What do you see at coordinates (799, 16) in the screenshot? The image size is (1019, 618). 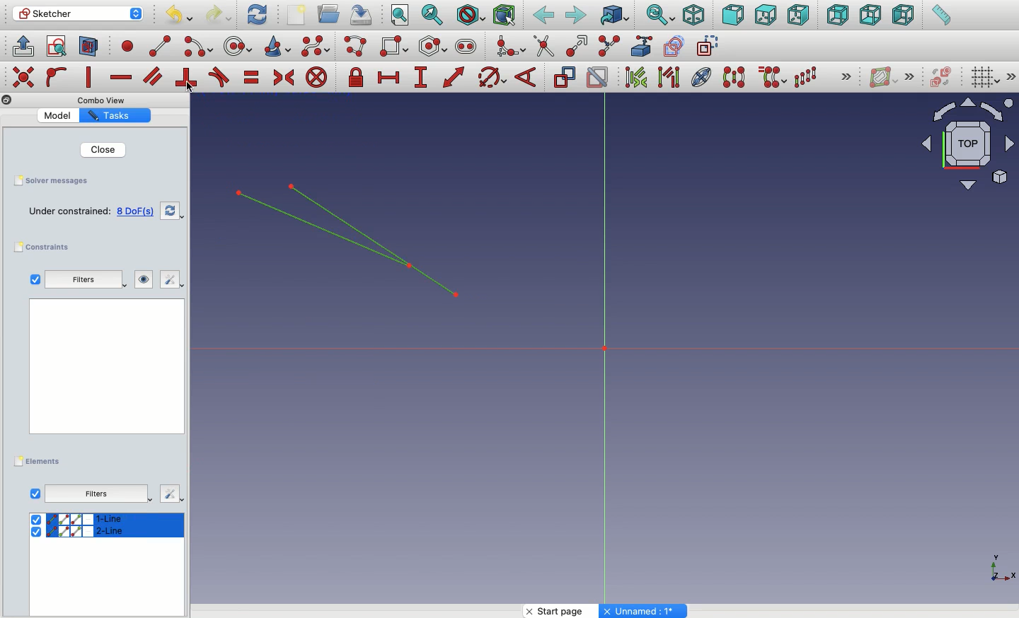 I see `Right` at bounding box center [799, 16].